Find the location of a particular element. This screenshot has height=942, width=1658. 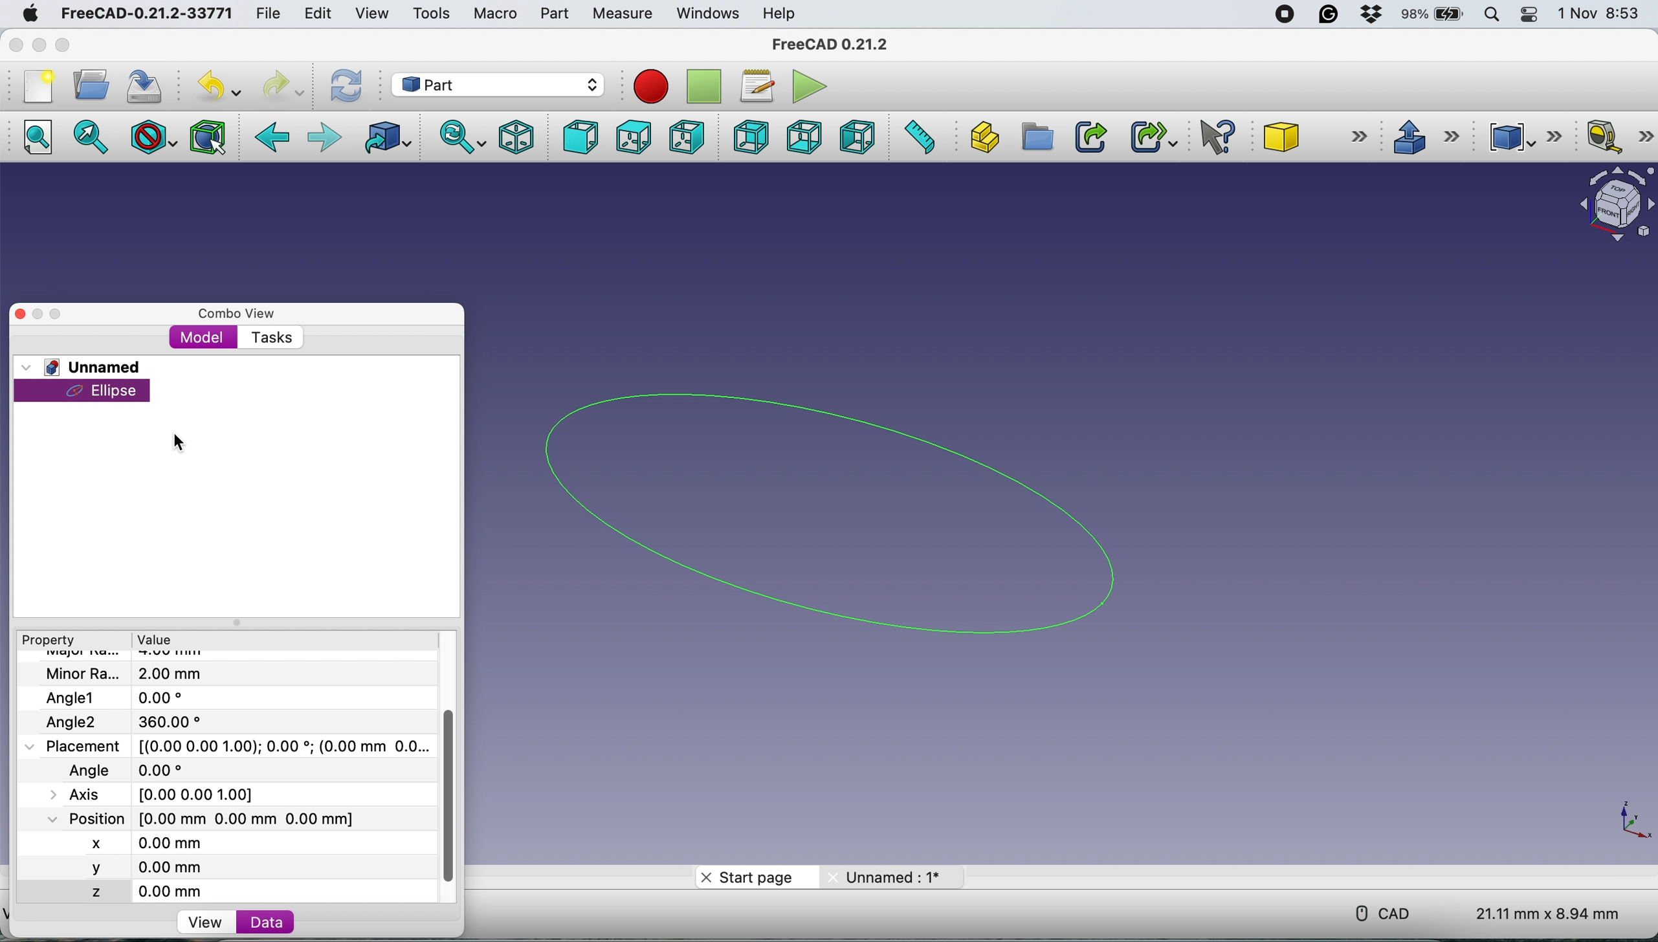

value is located at coordinates (157, 641).